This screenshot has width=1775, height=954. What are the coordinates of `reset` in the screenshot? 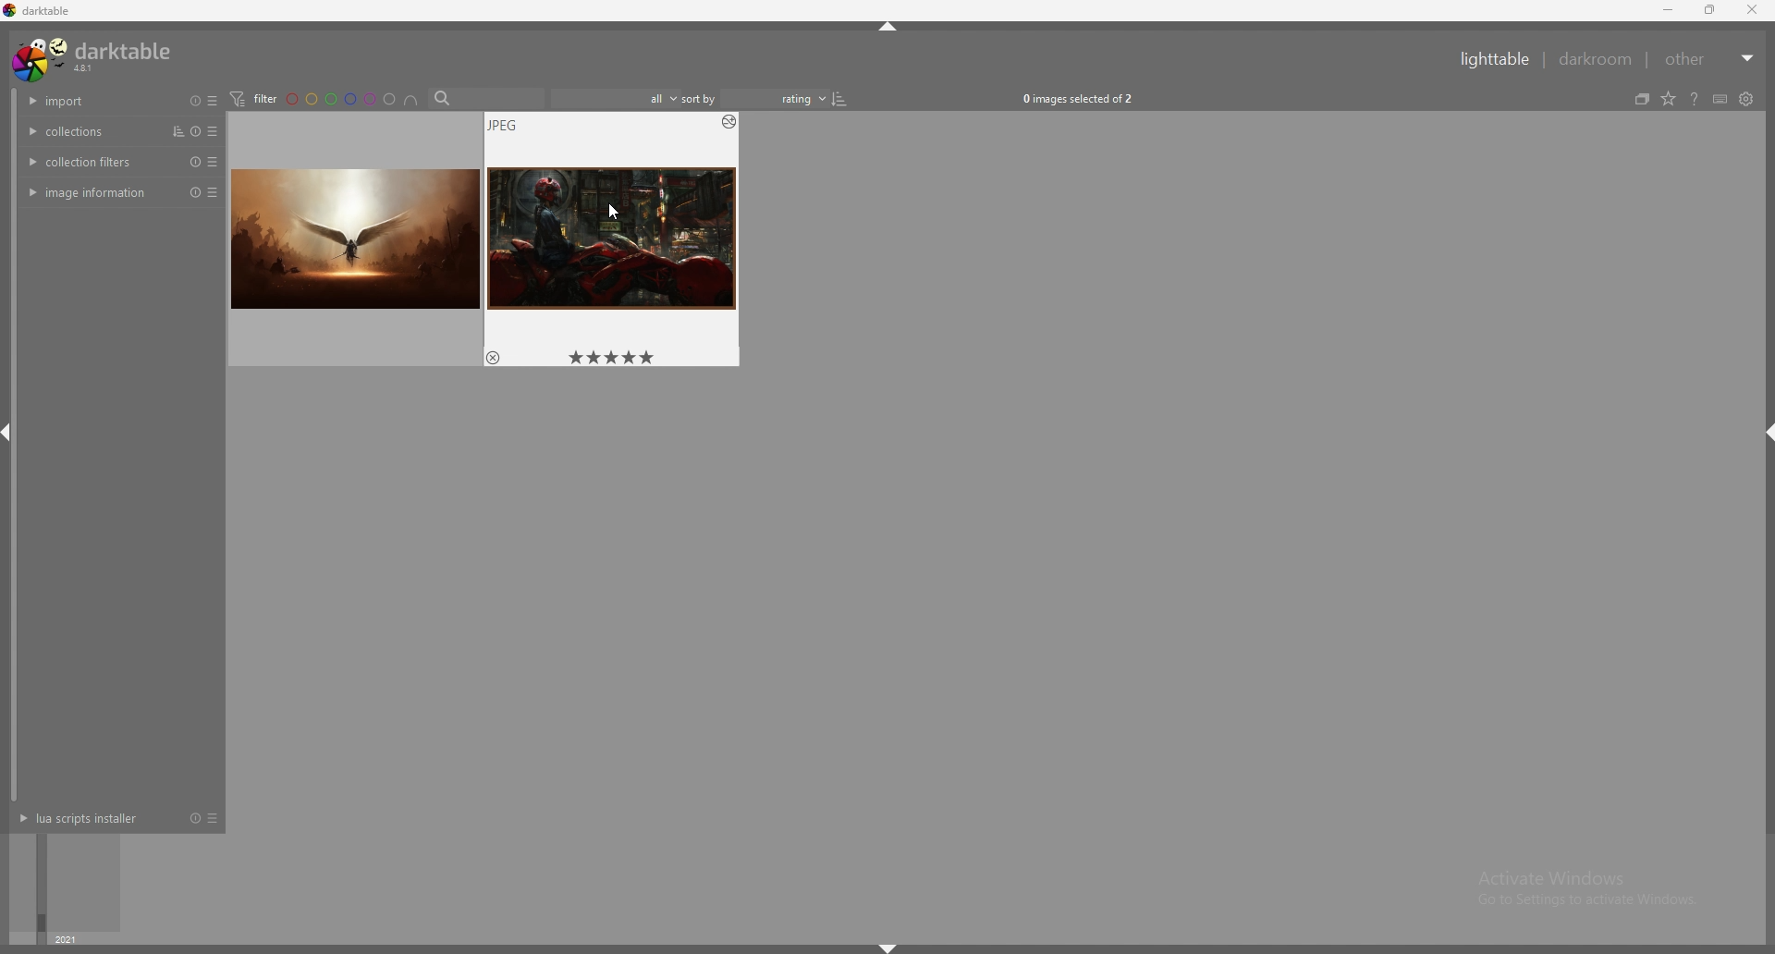 It's located at (195, 101).